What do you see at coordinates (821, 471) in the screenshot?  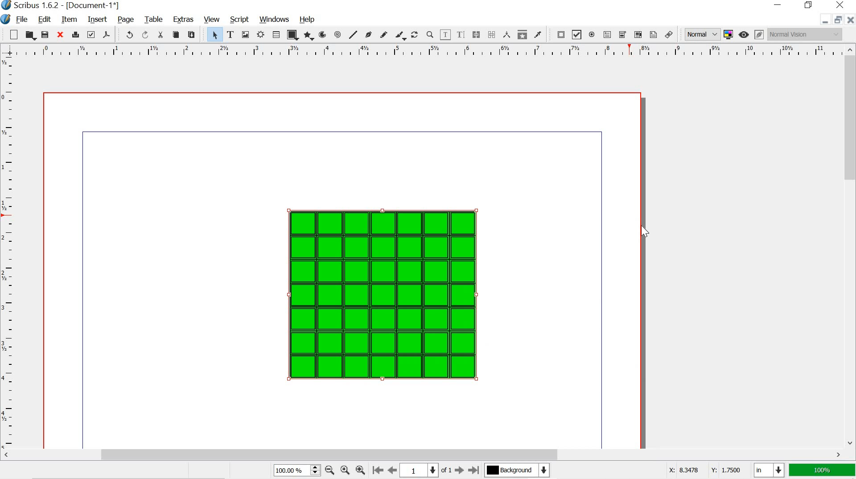 I see `100%` at bounding box center [821, 471].